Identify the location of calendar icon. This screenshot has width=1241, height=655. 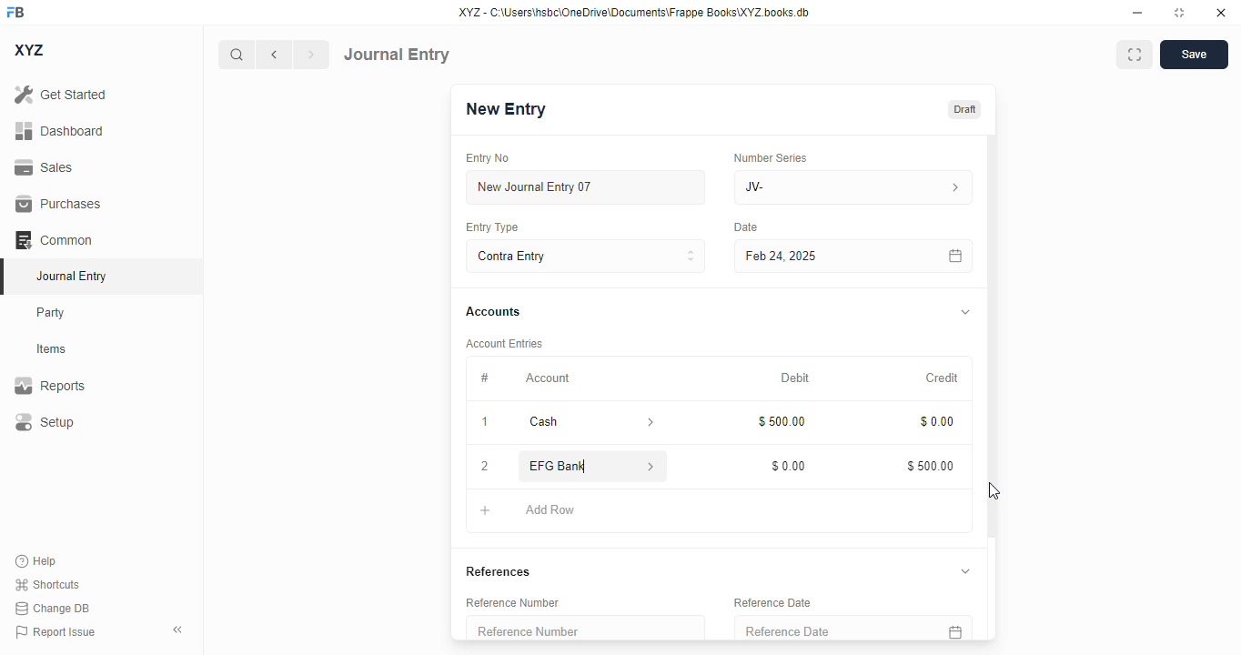
(954, 629).